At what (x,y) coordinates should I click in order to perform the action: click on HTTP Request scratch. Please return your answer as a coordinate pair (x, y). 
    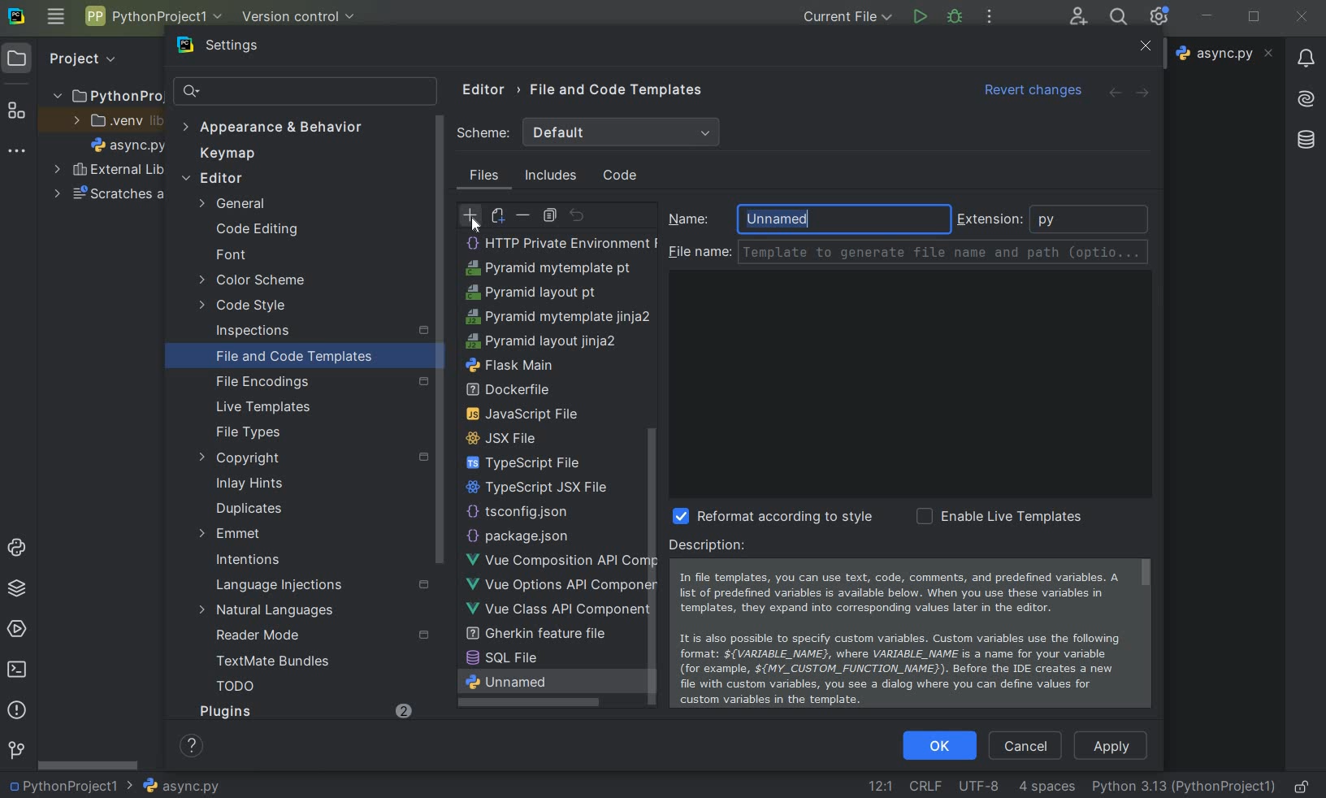
    Looking at the image, I should click on (547, 535).